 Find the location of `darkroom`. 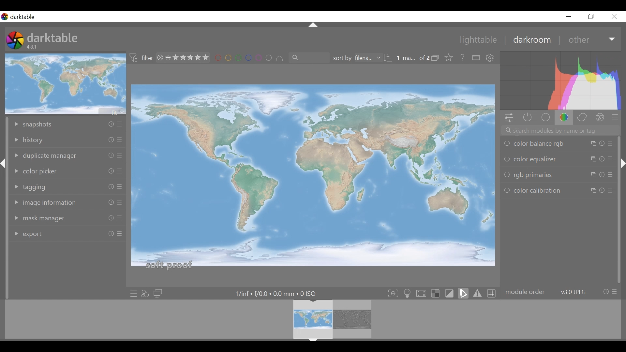

darkroom is located at coordinates (533, 41).